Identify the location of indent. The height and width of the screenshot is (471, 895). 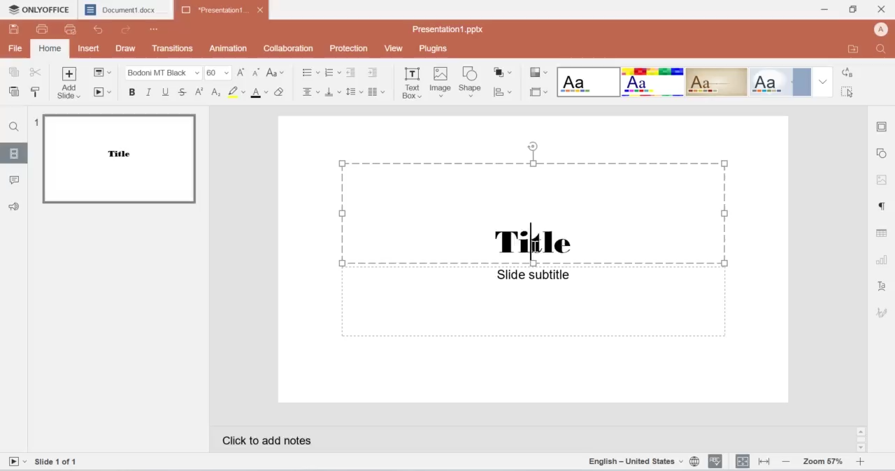
(352, 73).